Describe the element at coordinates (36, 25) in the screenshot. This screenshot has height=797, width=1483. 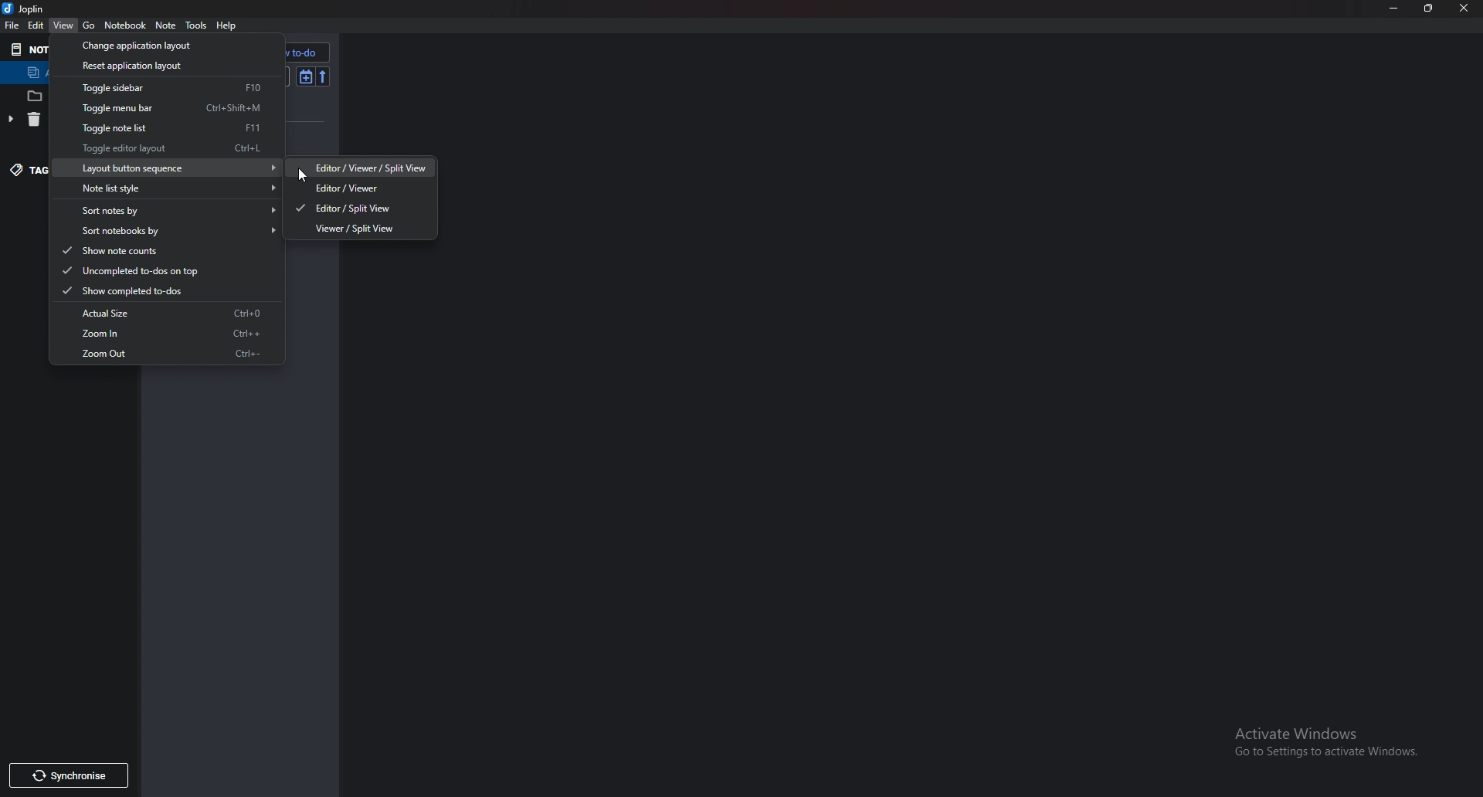
I see `Edit` at that location.